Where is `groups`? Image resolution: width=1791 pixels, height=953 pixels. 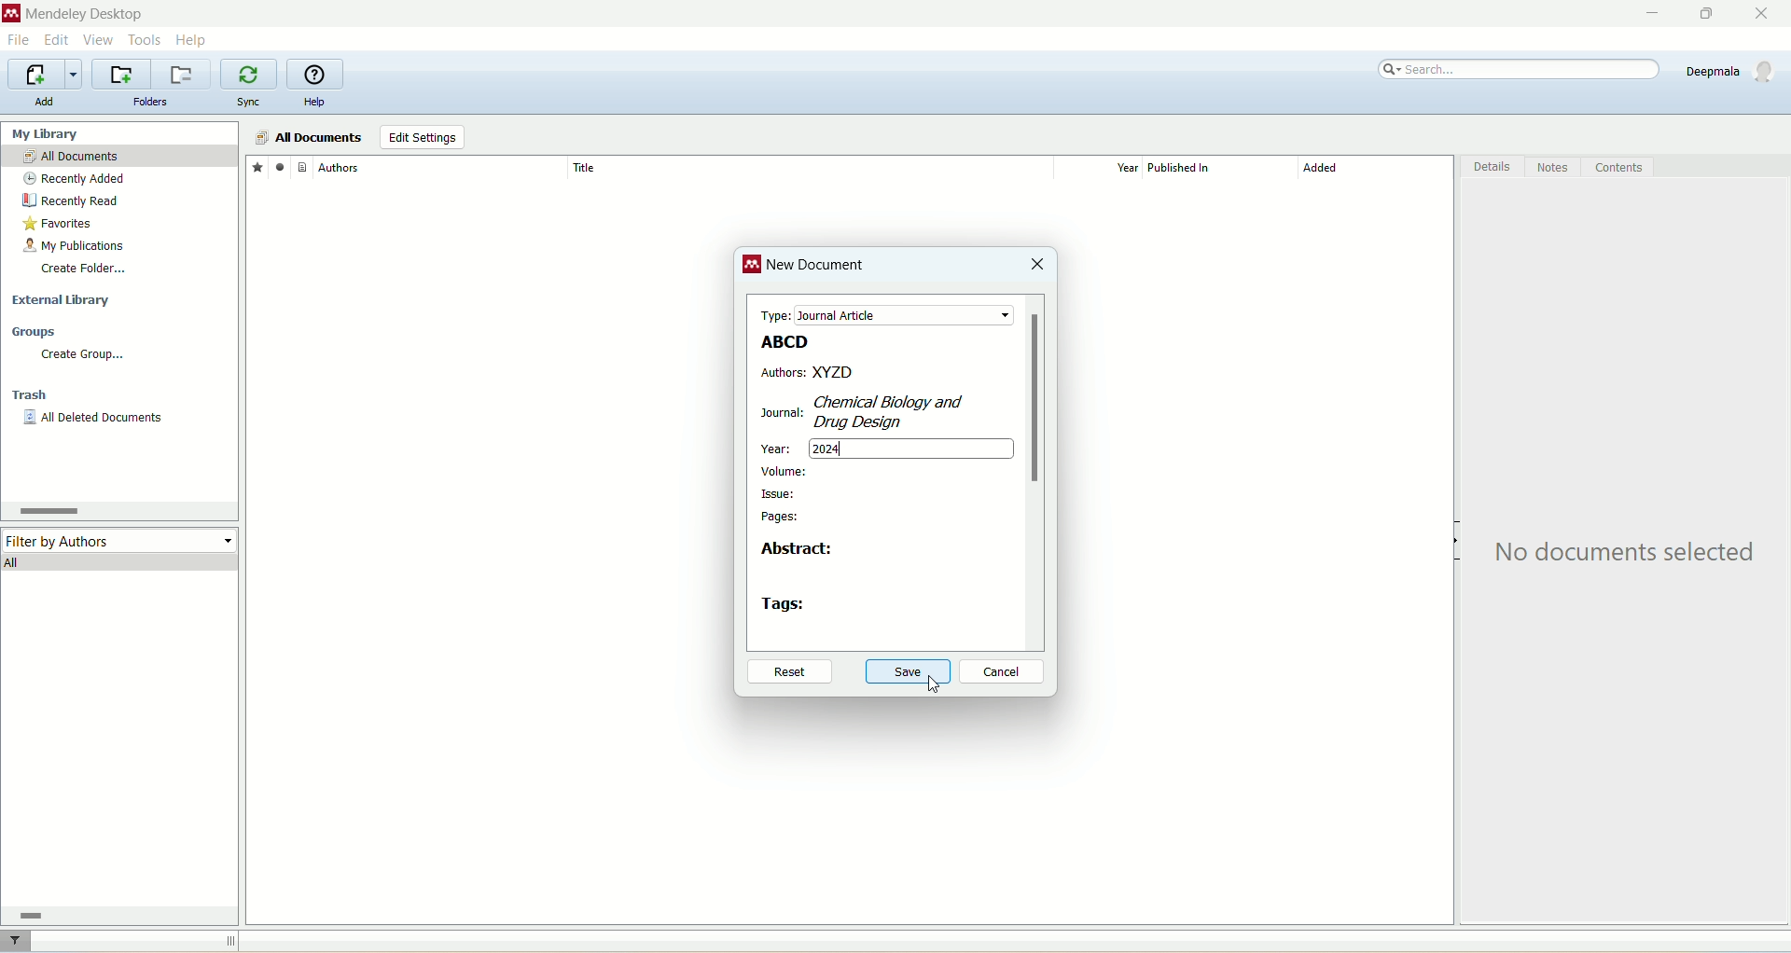 groups is located at coordinates (35, 333).